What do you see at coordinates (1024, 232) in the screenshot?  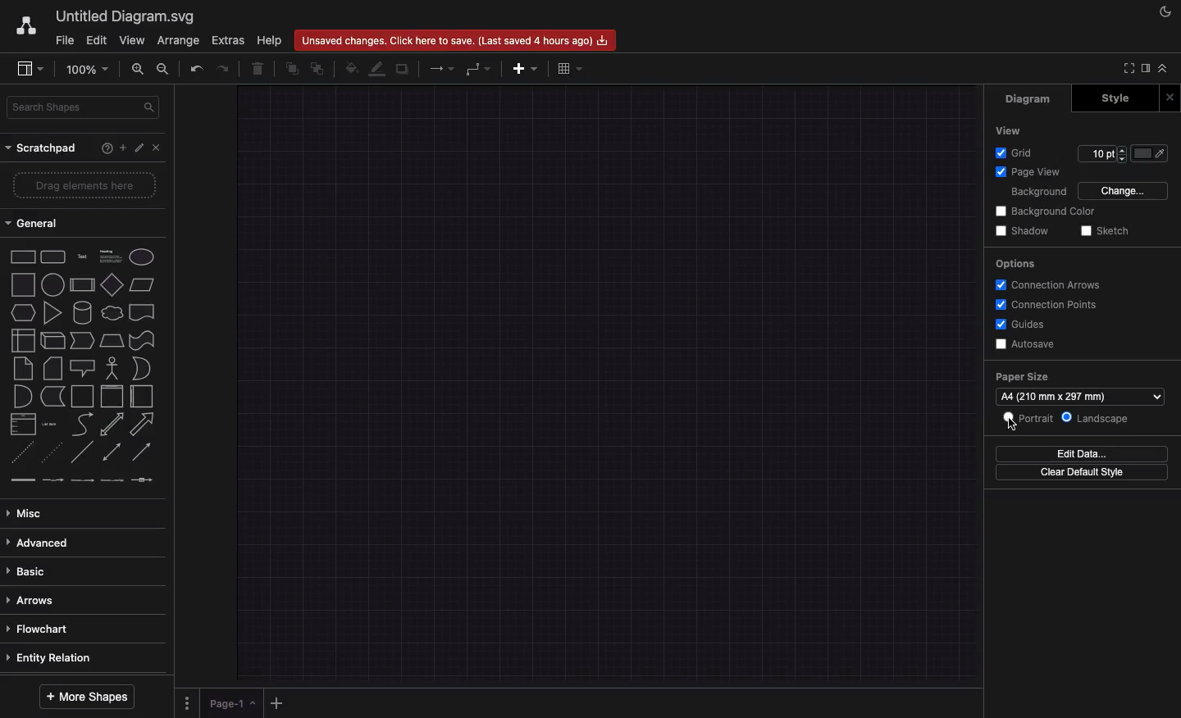 I see `Shadow` at bounding box center [1024, 232].